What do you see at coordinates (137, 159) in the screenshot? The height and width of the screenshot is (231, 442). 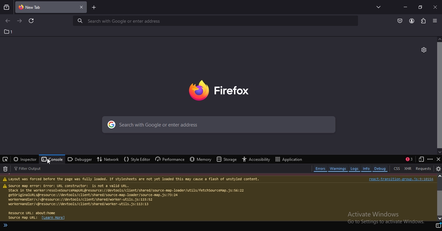 I see `style editor` at bounding box center [137, 159].